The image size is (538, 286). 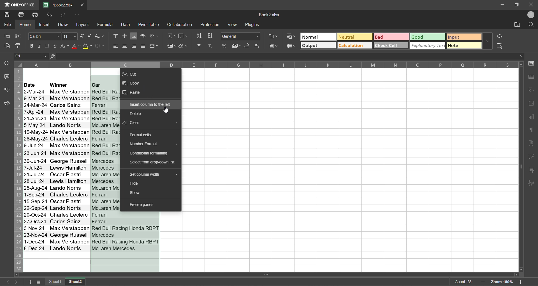 What do you see at coordinates (114, 46) in the screenshot?
I see `align left` at bounding box center [114, 46].